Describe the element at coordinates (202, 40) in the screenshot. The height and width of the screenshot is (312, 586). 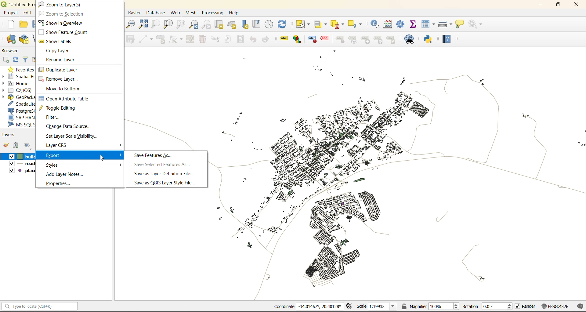
I see `delete` at that location.